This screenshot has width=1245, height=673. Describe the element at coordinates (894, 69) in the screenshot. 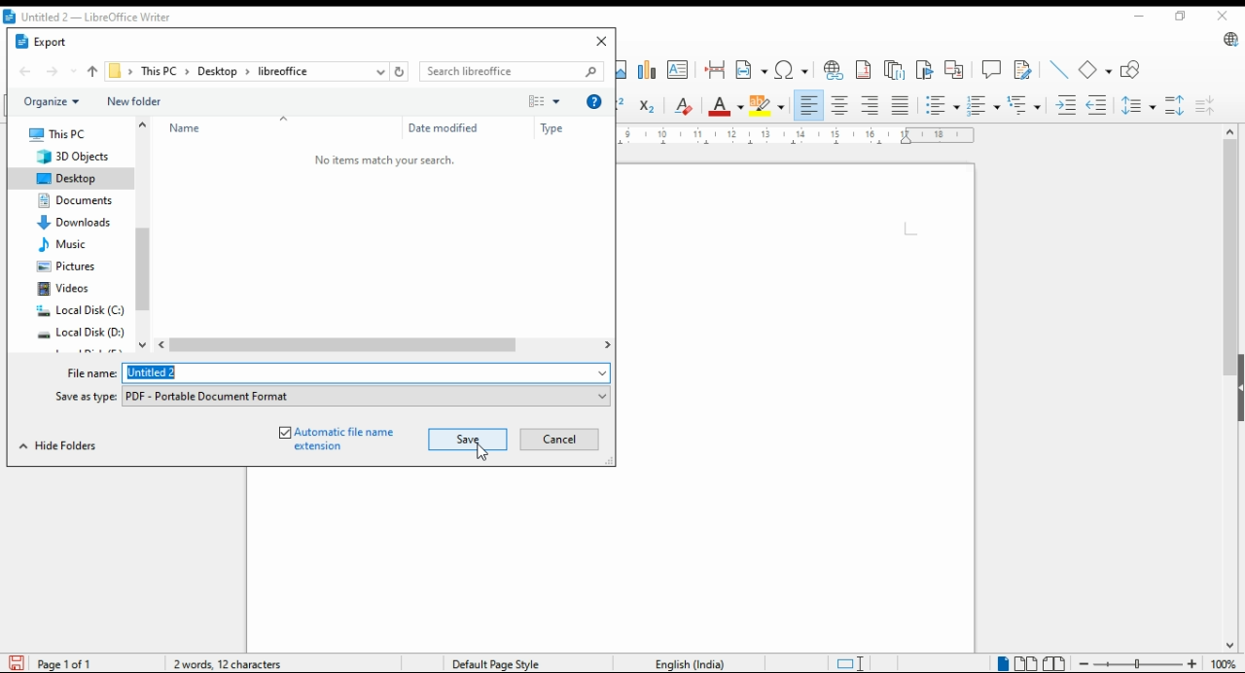

I see `insert endnote` at that location.